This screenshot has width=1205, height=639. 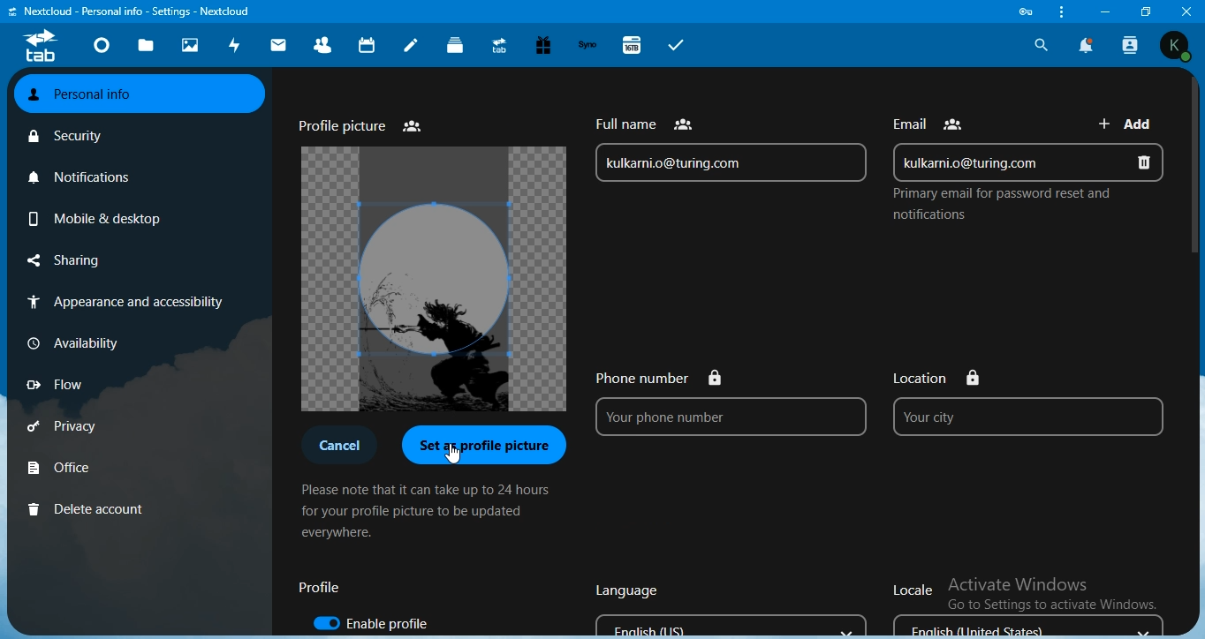 I want to click on privacy, so click(x=67, y=427).